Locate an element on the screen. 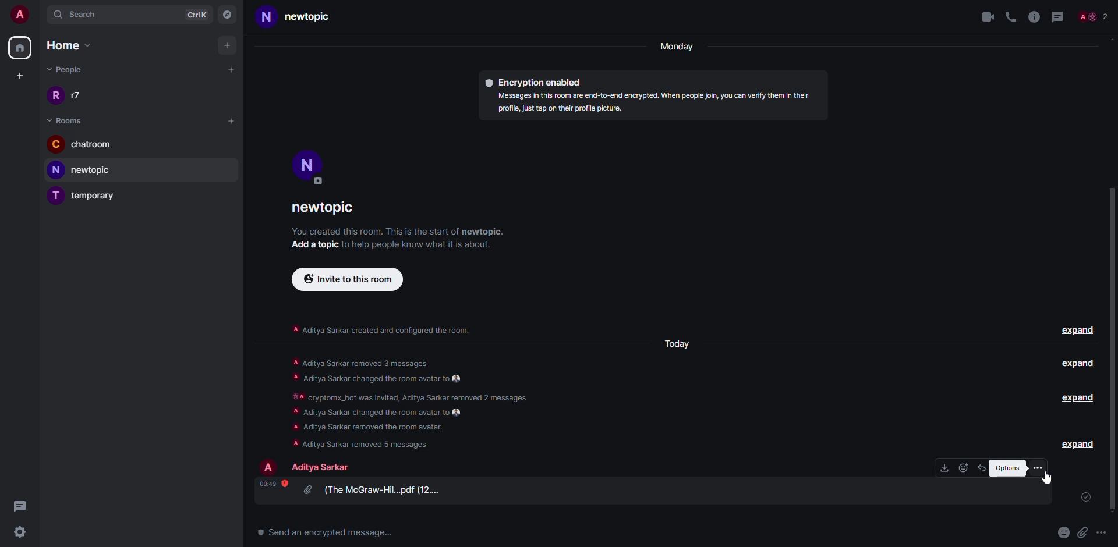  expand is located at coordinates (1077, 363).